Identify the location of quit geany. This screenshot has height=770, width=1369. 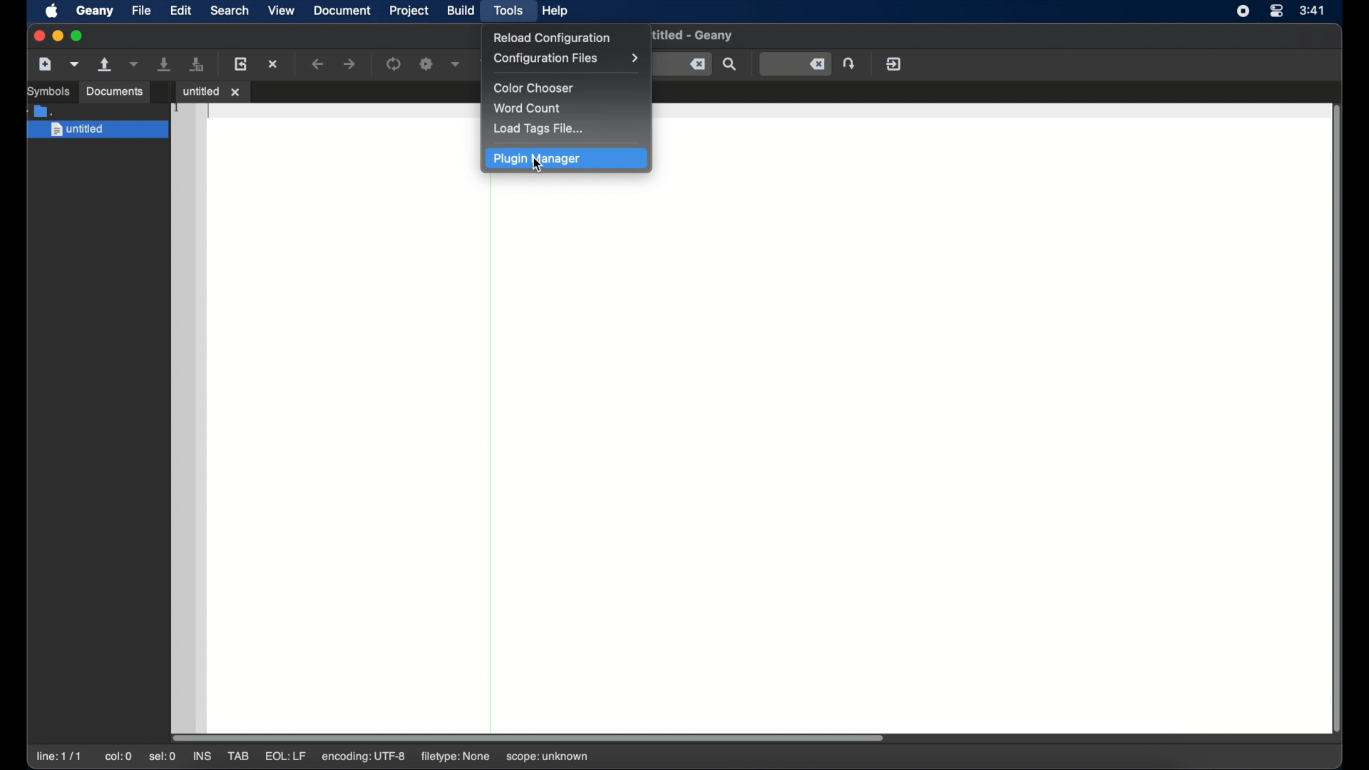
(893, 64).